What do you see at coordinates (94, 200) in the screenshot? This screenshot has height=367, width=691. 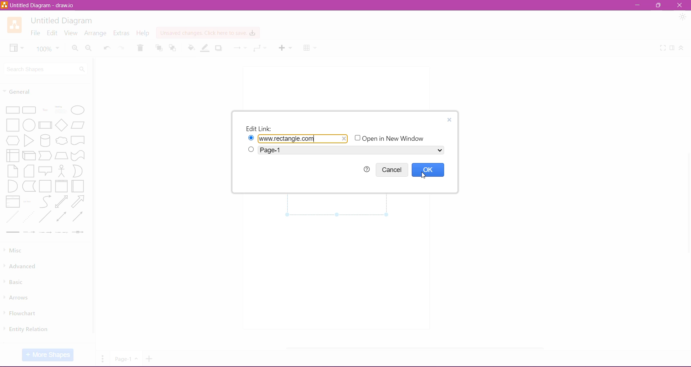 I see `Vertical Scroll Bar` at bounding box center [94, 200].